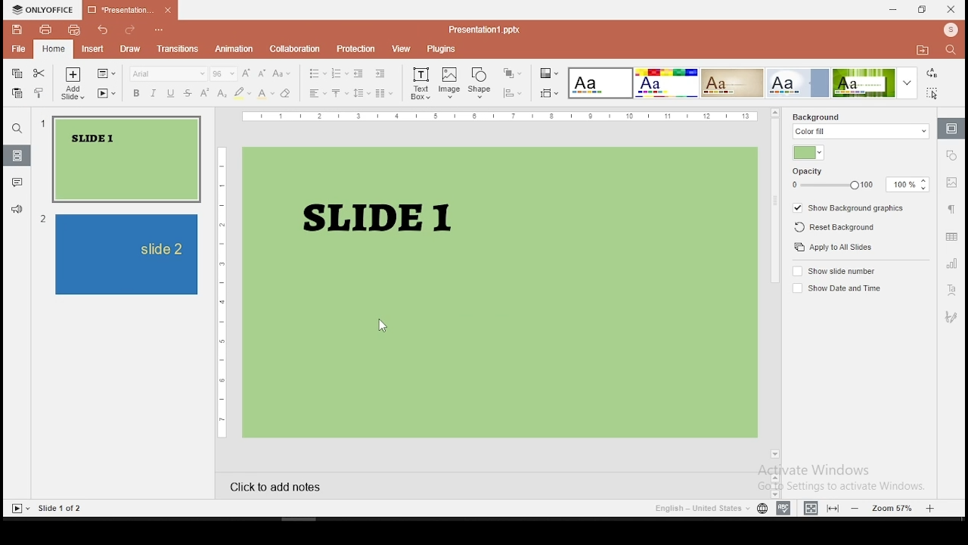 Image resolution: width=968 pixels, height=545 pixels. I want to click on increase indent, so click(380, 73).